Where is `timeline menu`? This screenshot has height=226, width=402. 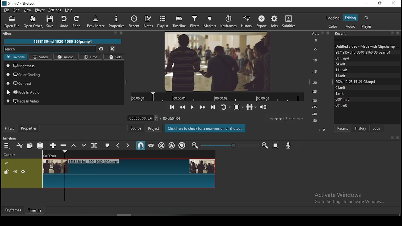
timeline menu is located at coordinates (7, 146).